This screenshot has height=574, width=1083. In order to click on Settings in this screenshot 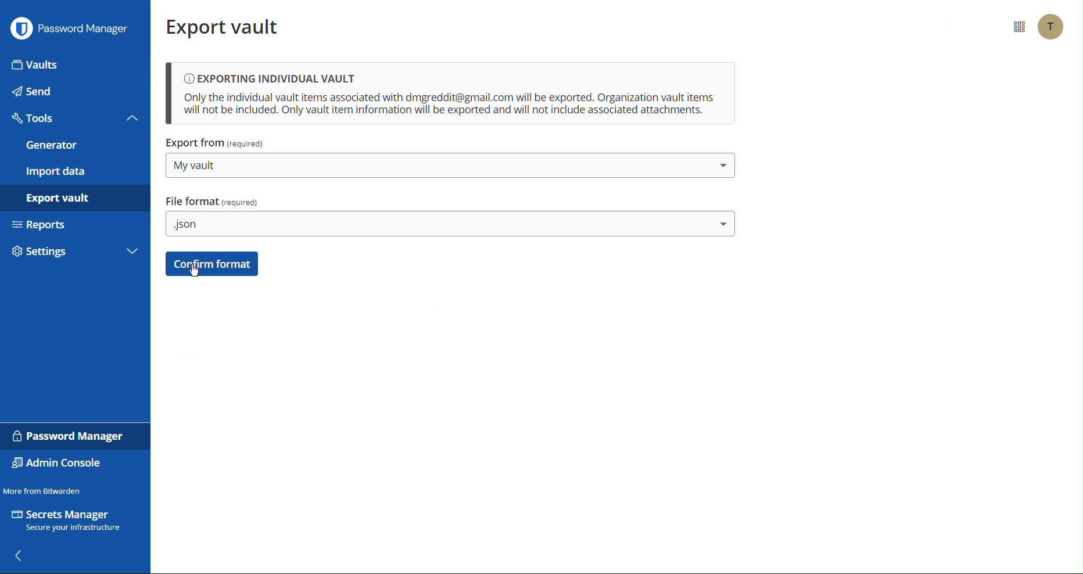, I will do `click(55, 249)`.